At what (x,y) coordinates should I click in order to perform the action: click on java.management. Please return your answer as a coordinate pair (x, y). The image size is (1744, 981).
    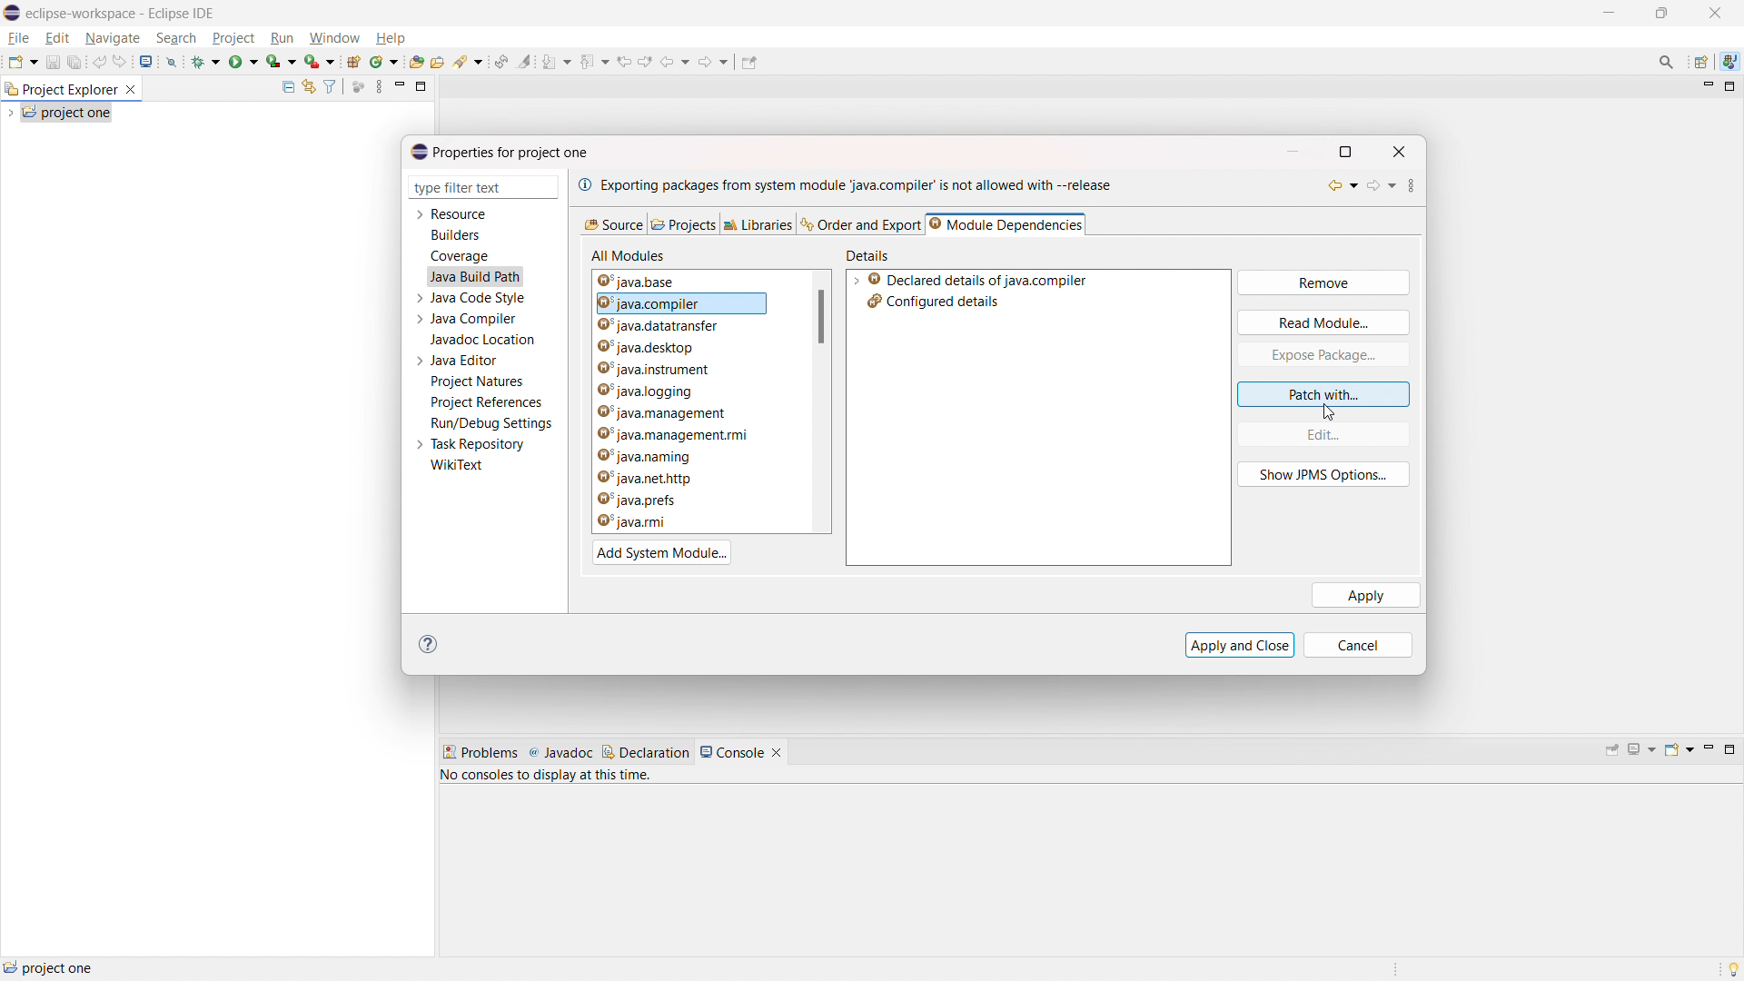
    Looking at the image, I should click on (682, 412).